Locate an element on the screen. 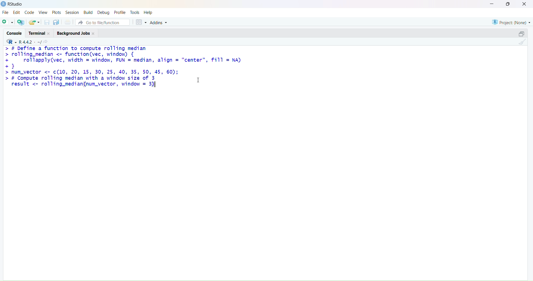 This screenshot has height=281, width=533. edit is located at coordinates (17, 12).